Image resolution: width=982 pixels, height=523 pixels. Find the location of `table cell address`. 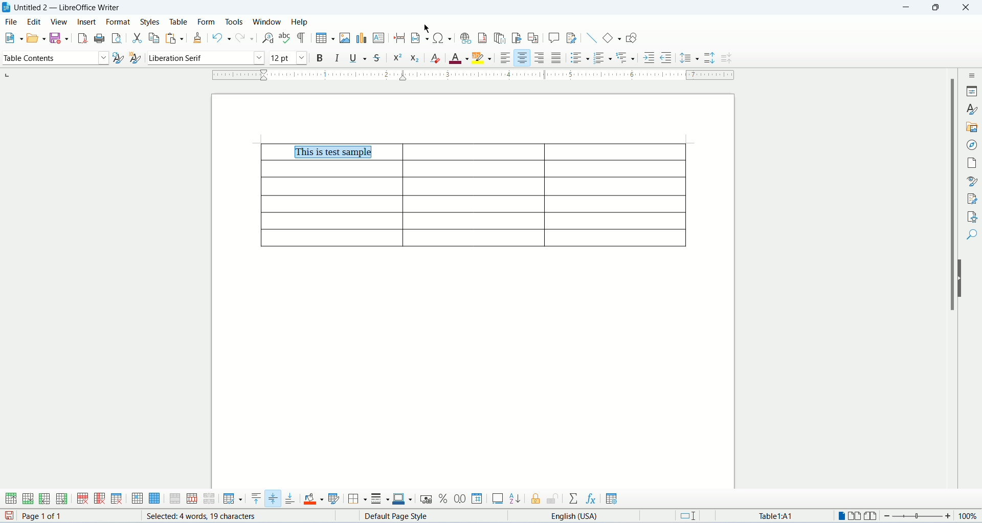

table cell address is located at coordinates (768, 515).